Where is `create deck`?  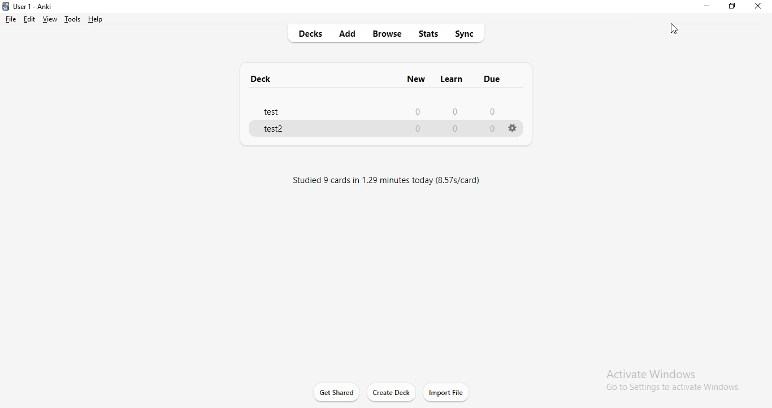 create deck is located at coordinates (393, 393).